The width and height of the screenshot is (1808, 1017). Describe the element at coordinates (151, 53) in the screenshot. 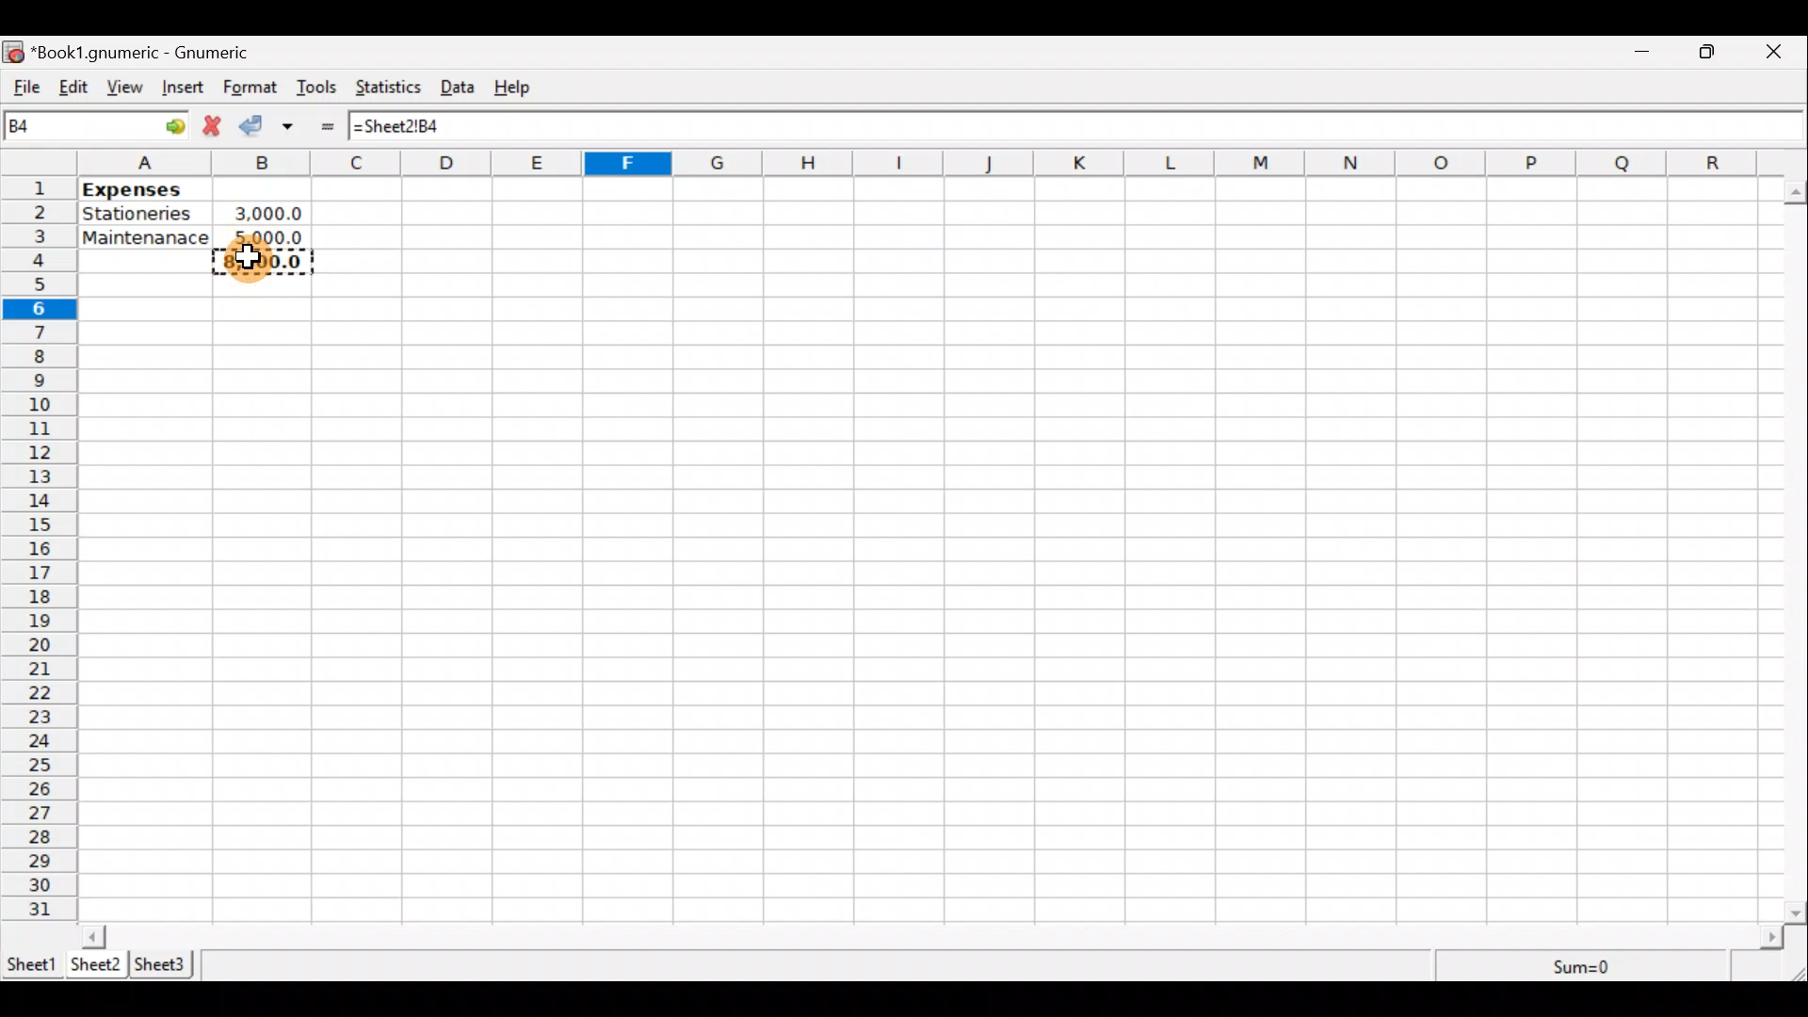

I see `“Book1.gnumeric - Gnumeric` at that location.